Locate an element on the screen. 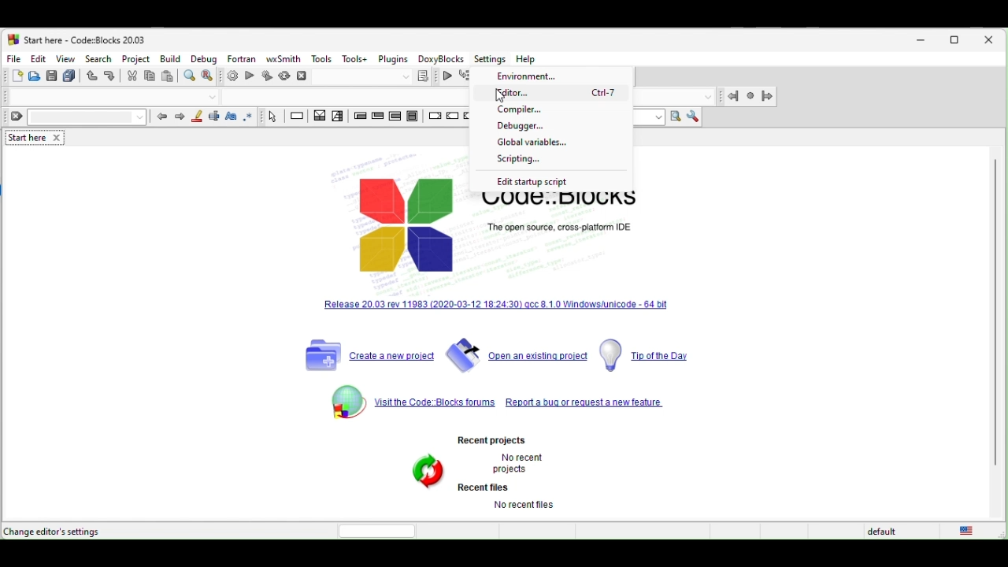 This screenshot has width=1008, height=567. wxsmith is located at coordinates (284, 58).